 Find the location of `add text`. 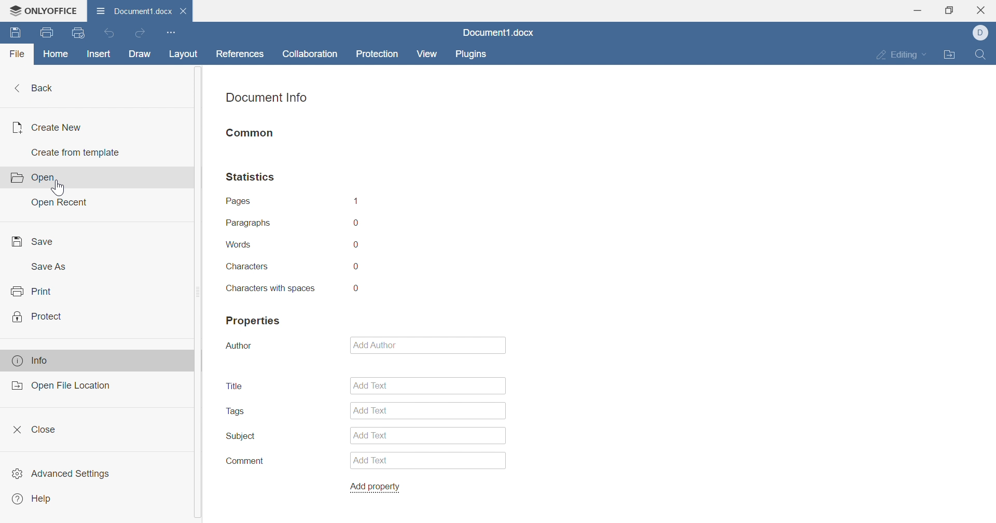

add text is located at coordinates (369, 386).